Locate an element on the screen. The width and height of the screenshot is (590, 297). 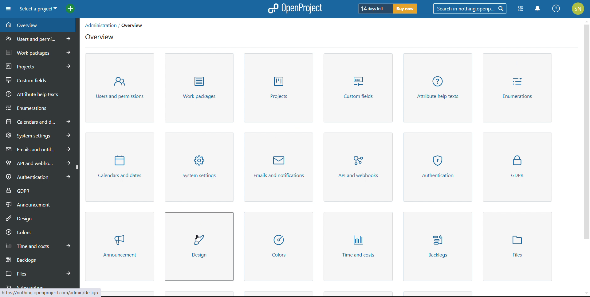
days left of trial is located at coordinates (374, 8).